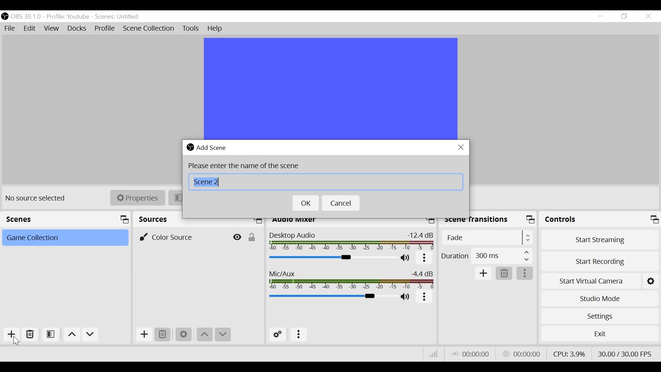 The image size is (661, 372). Describe the element at coordinates (90, 334) in the screenshot. I see `Move down` at that location.